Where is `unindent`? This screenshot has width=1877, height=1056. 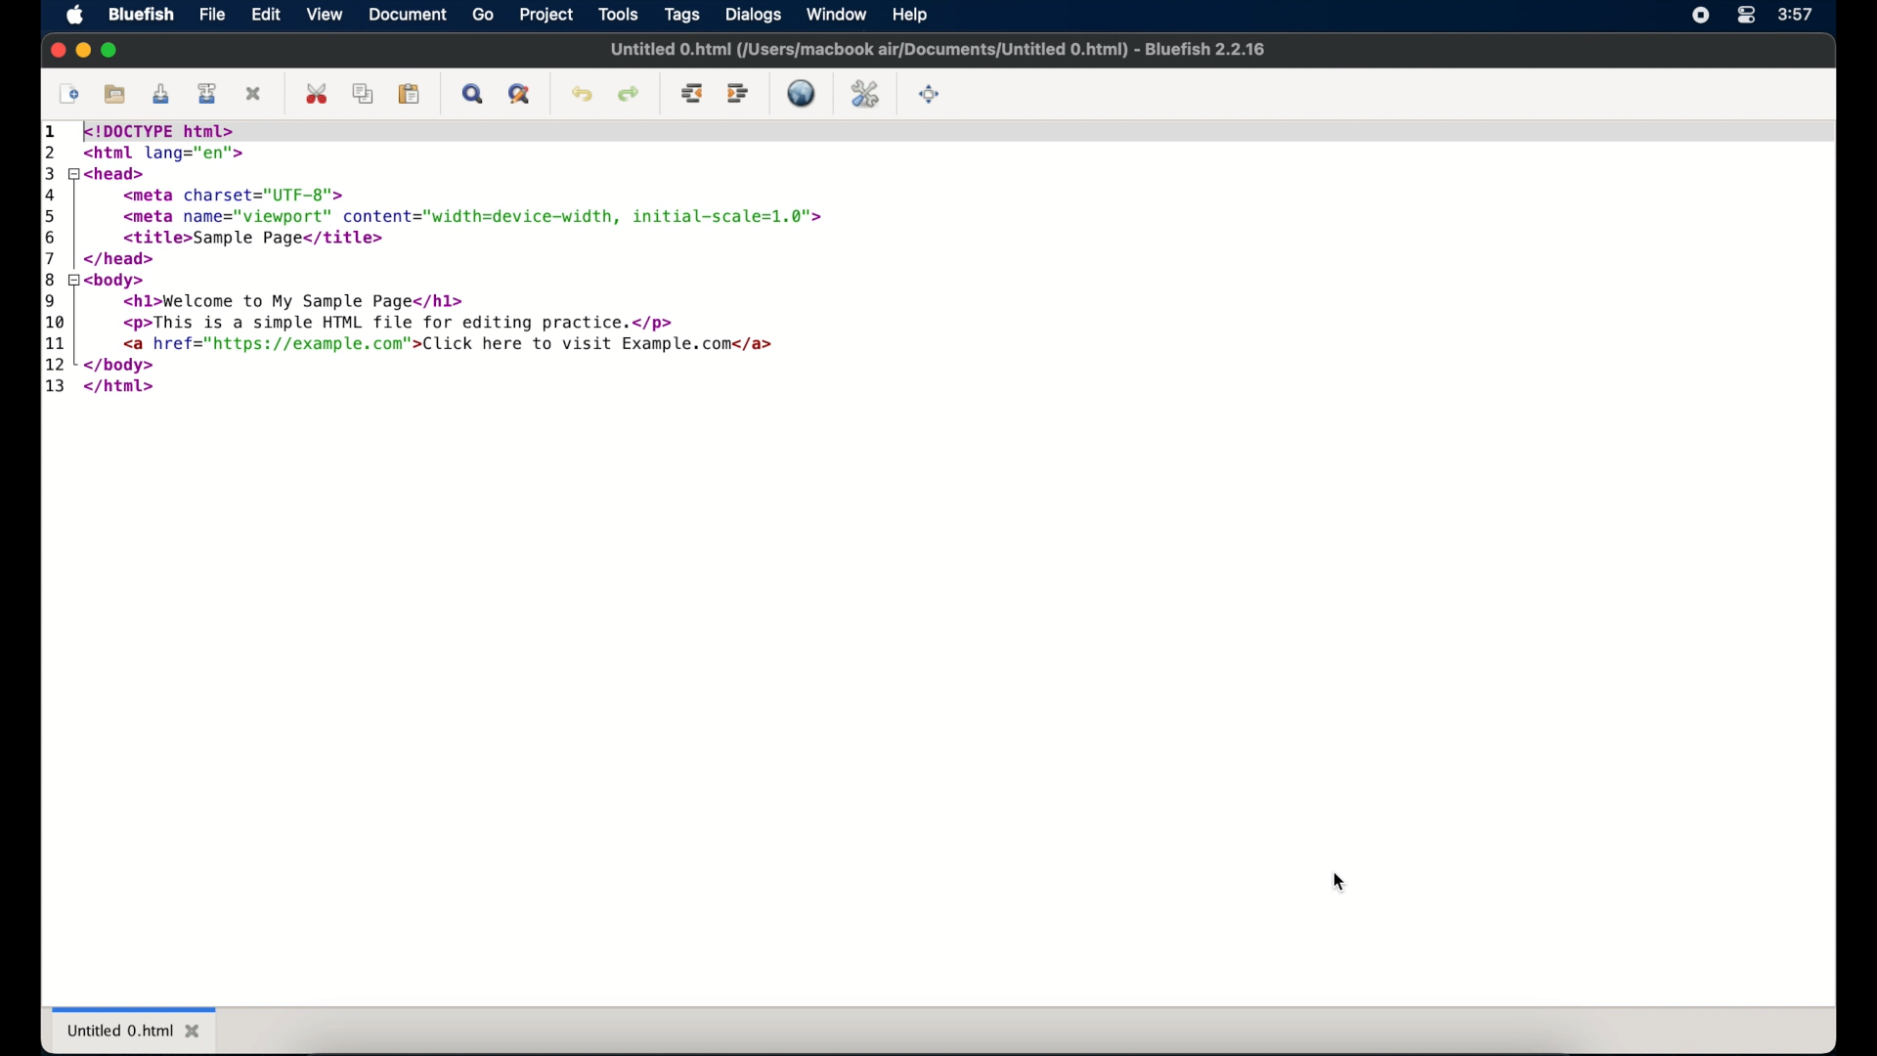
unindent is located at coordinates (692, 95).